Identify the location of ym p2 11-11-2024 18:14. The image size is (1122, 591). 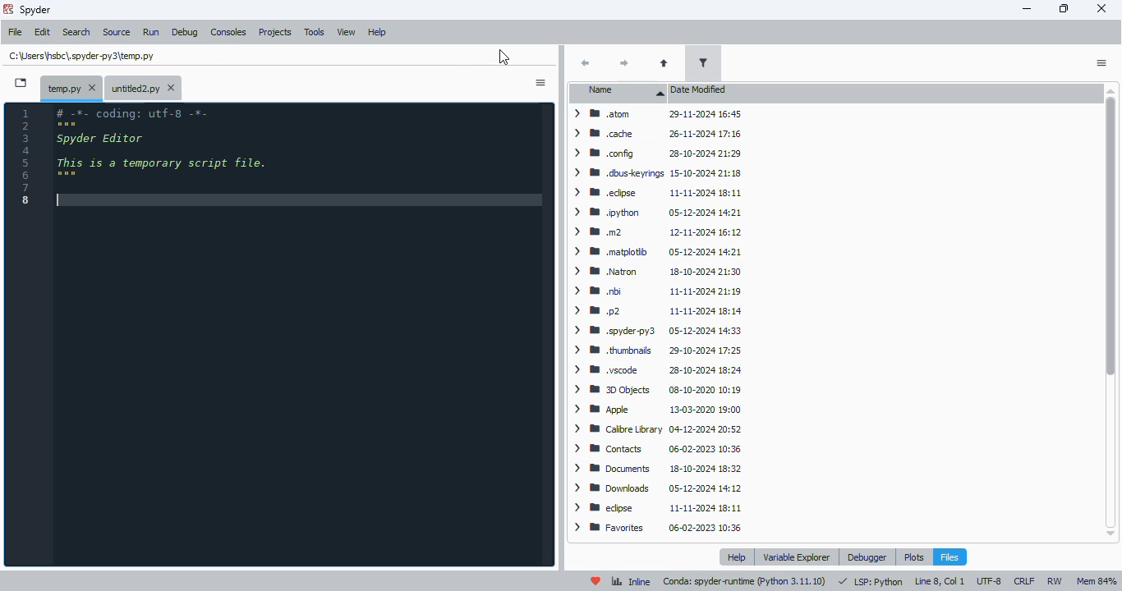
(654, 309).